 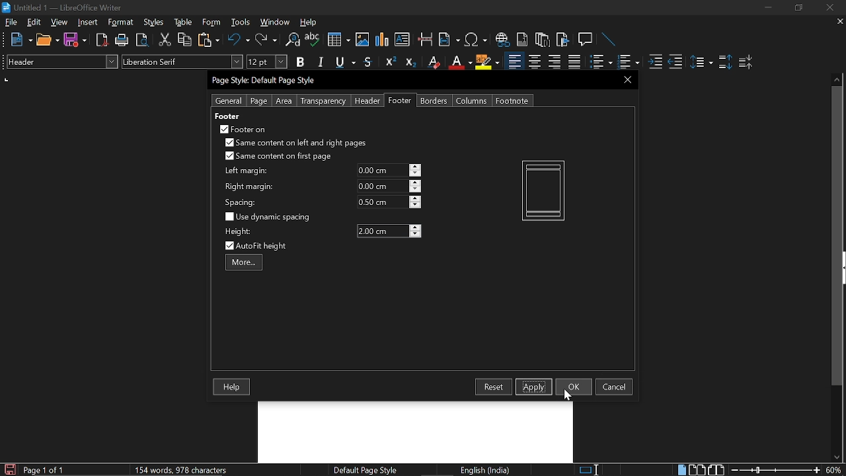 What do you see at coordinates (300, 63) in the screenshot?
I see `Bold` at bounding box center [300, 63].